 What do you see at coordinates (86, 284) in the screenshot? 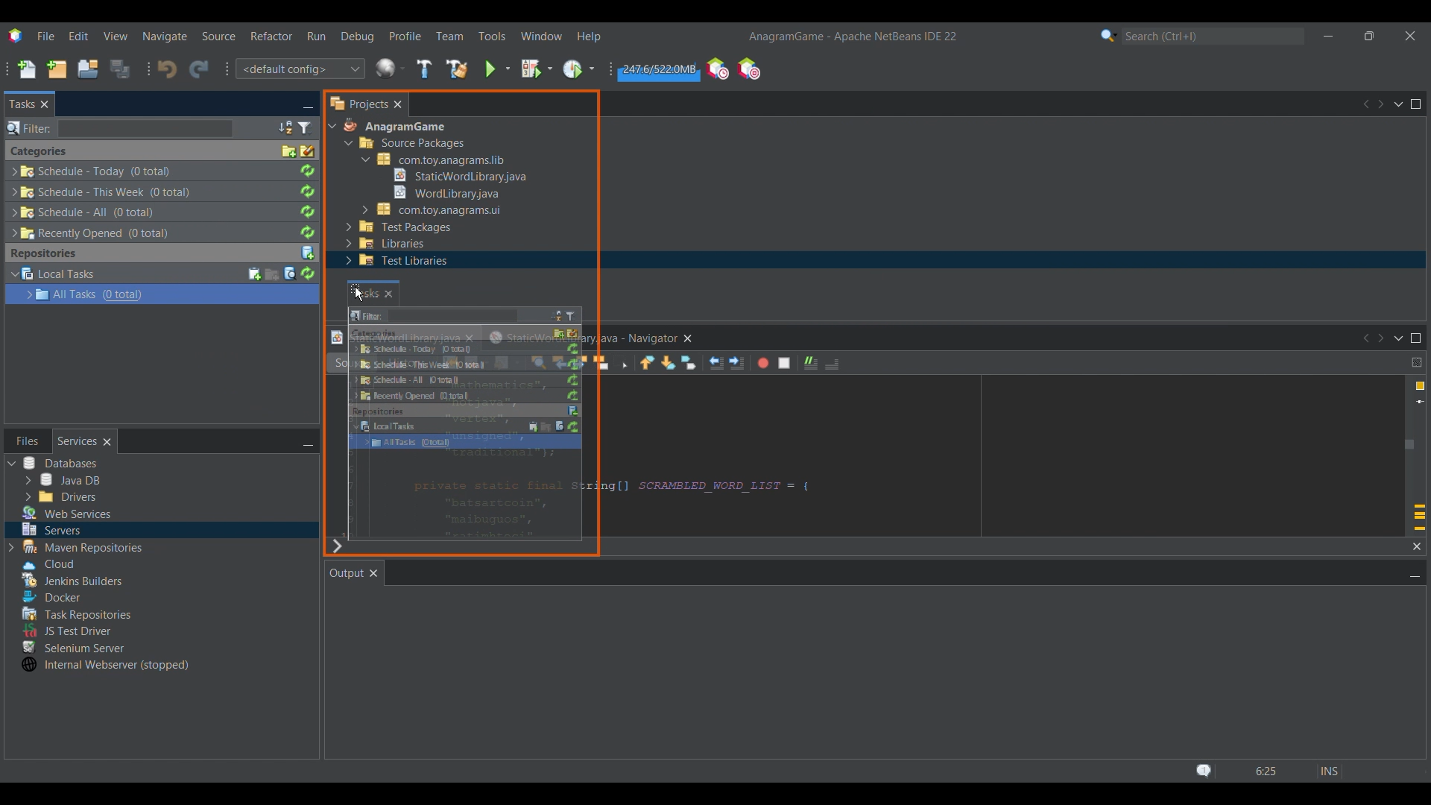
I see `Repository task options` at bounding box center [86, 284].